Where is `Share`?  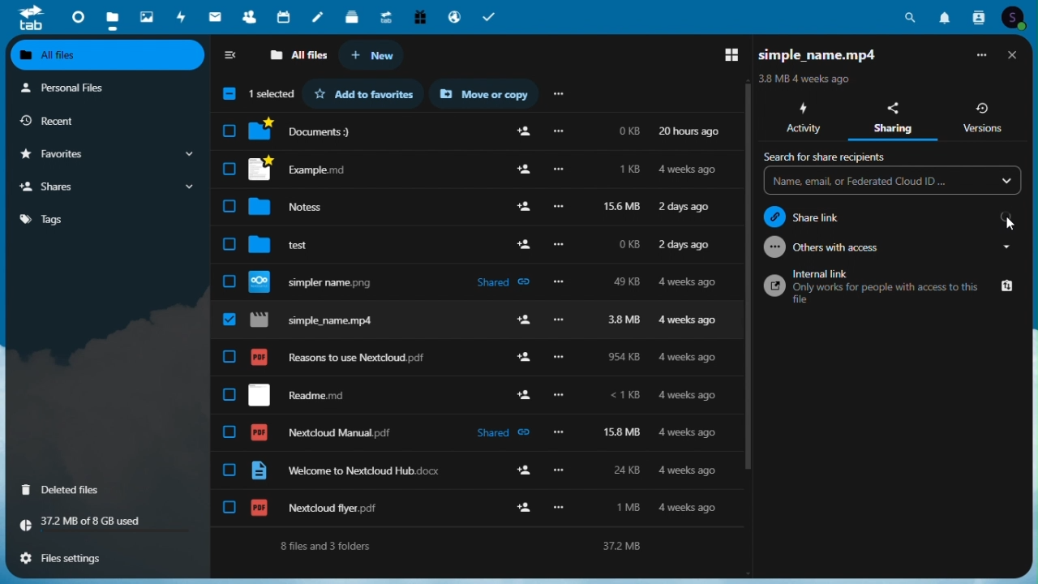 Share is located at coordinates (109, 187).